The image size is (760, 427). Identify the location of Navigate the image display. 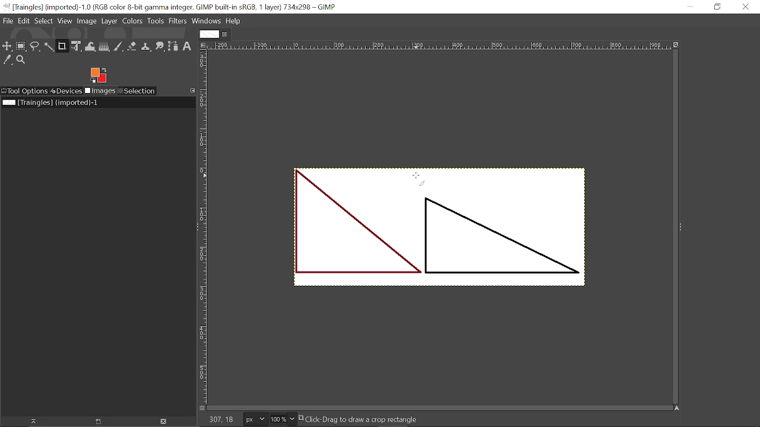
(677, 408).